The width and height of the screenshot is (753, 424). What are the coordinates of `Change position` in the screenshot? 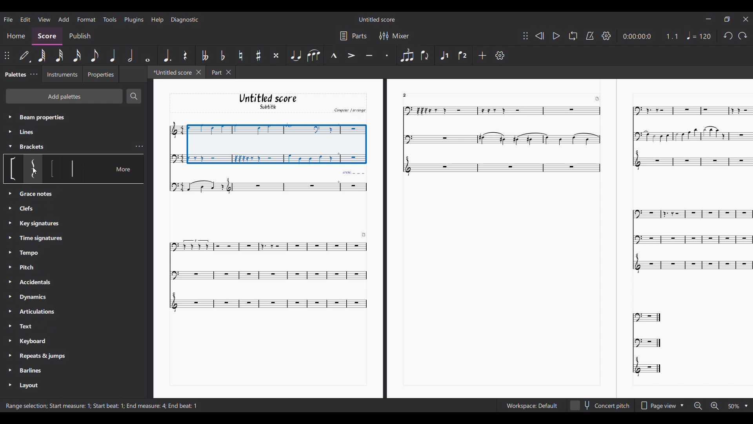 It's located at (7, 56).